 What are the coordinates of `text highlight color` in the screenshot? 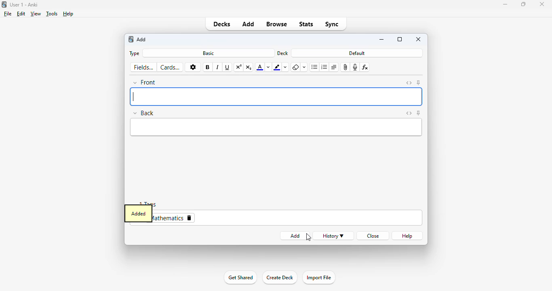 It's located at (277, 67).